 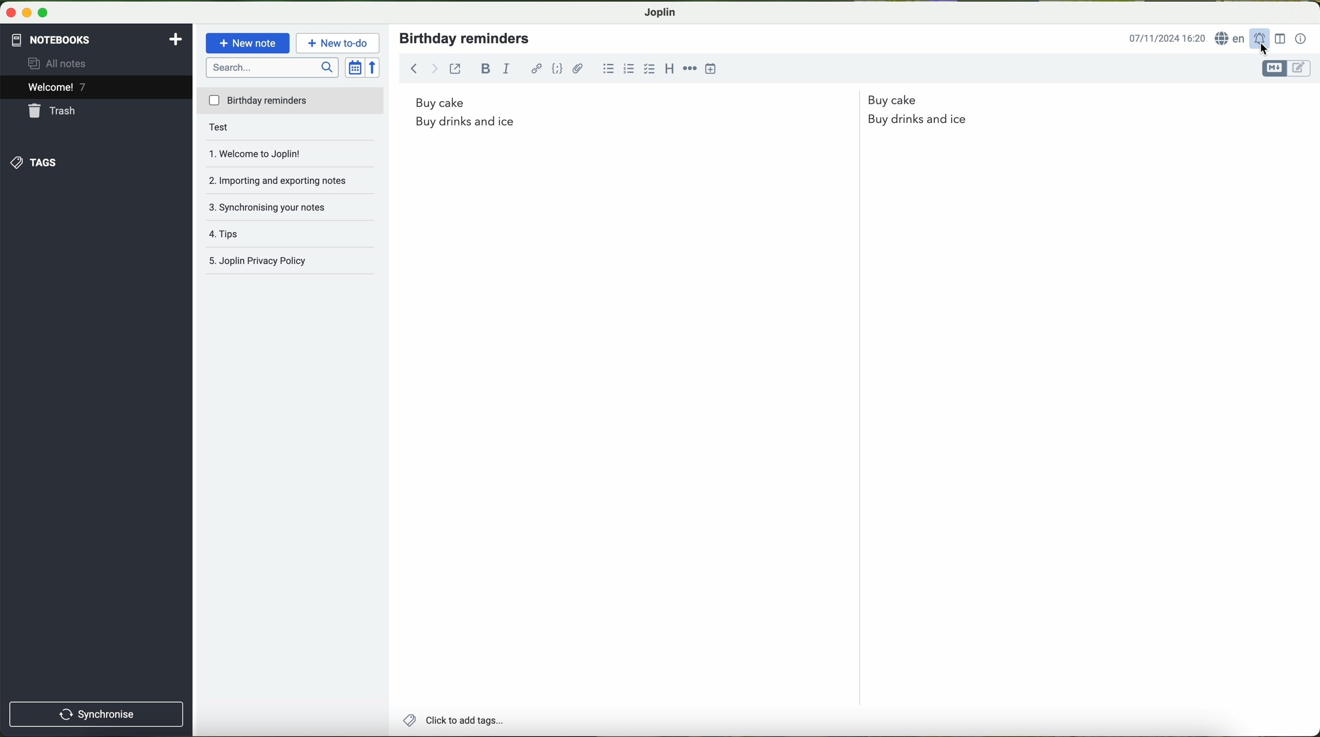 I want to click on set alarm, so click(x=1262, y=39).